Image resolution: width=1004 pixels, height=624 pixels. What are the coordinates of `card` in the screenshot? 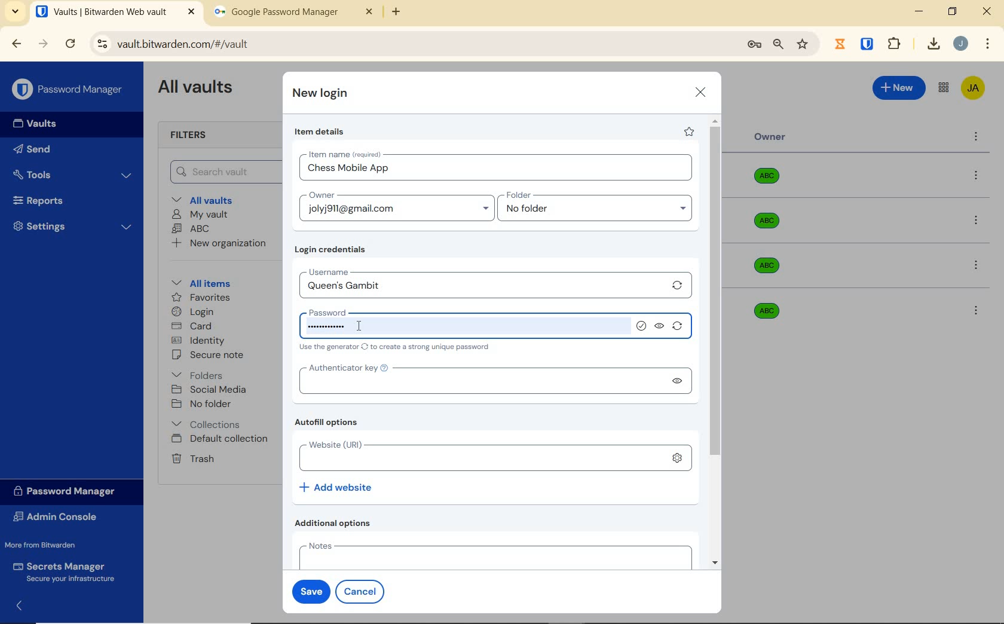 It's located at (191, 327).